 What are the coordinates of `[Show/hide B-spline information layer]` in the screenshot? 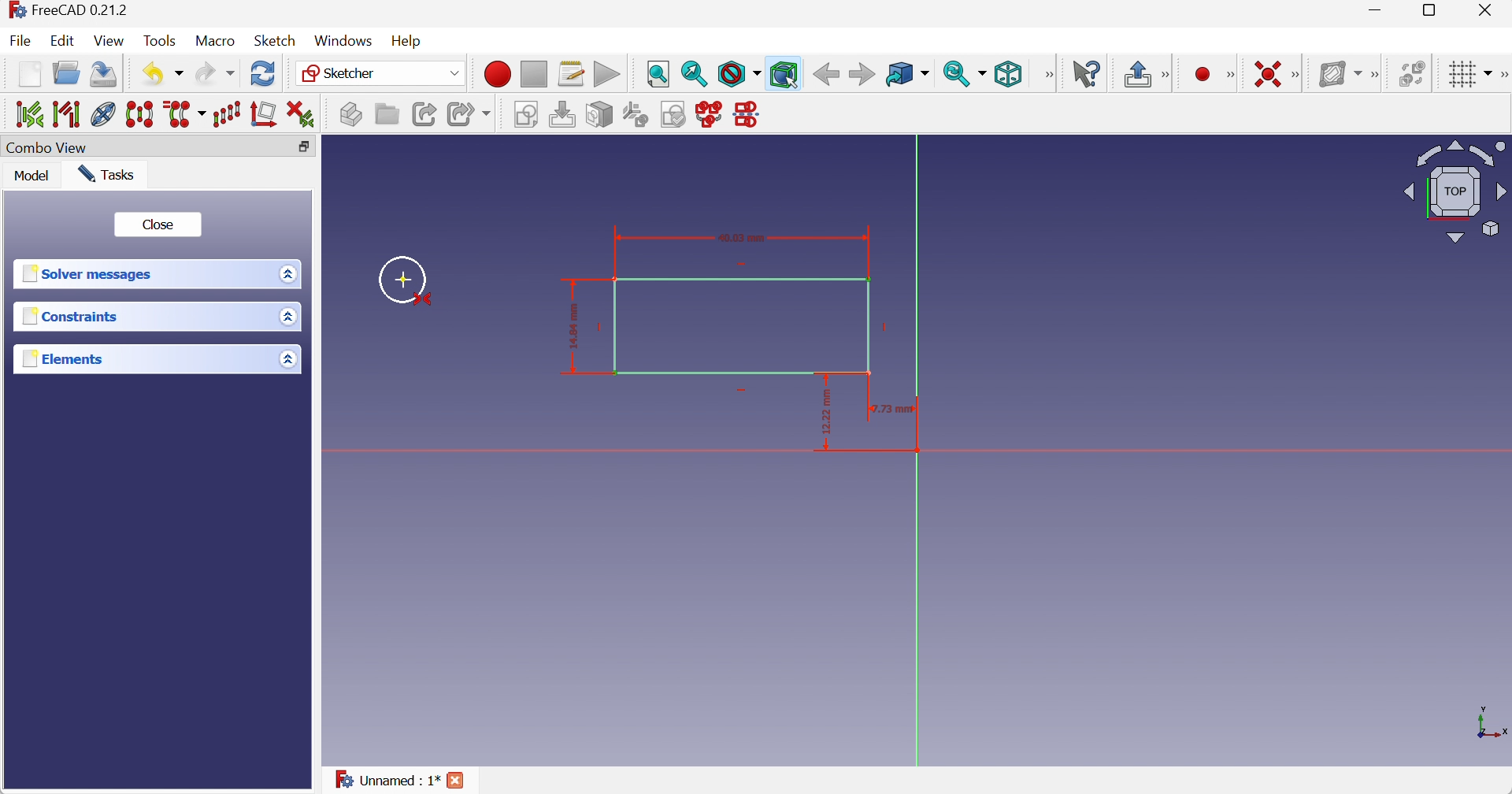 It's located at (1340, 74).